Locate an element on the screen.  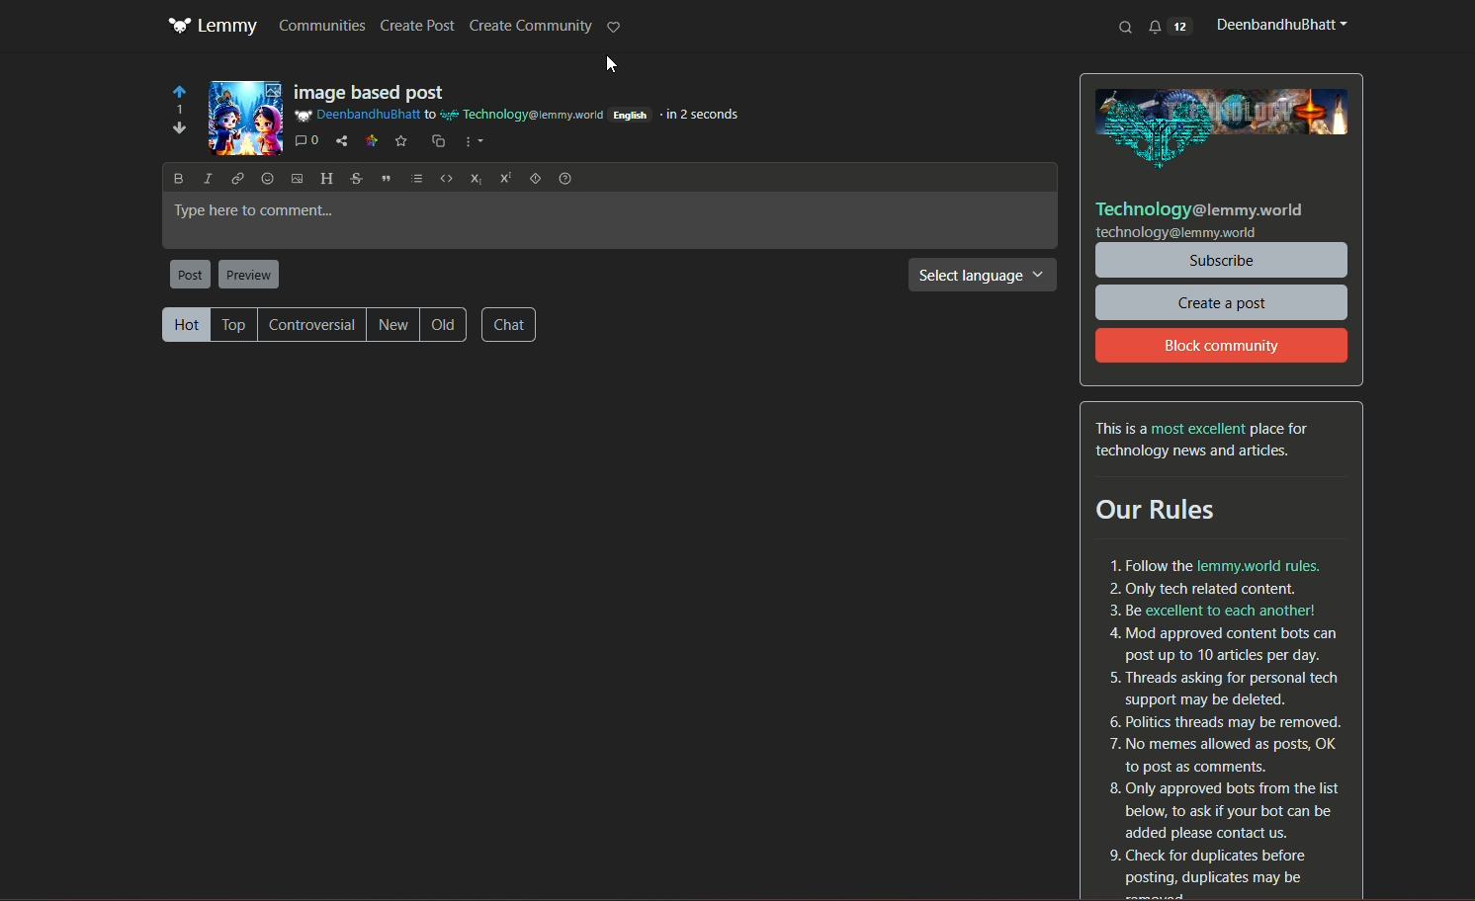
image is located at coordinates (1226, 127).